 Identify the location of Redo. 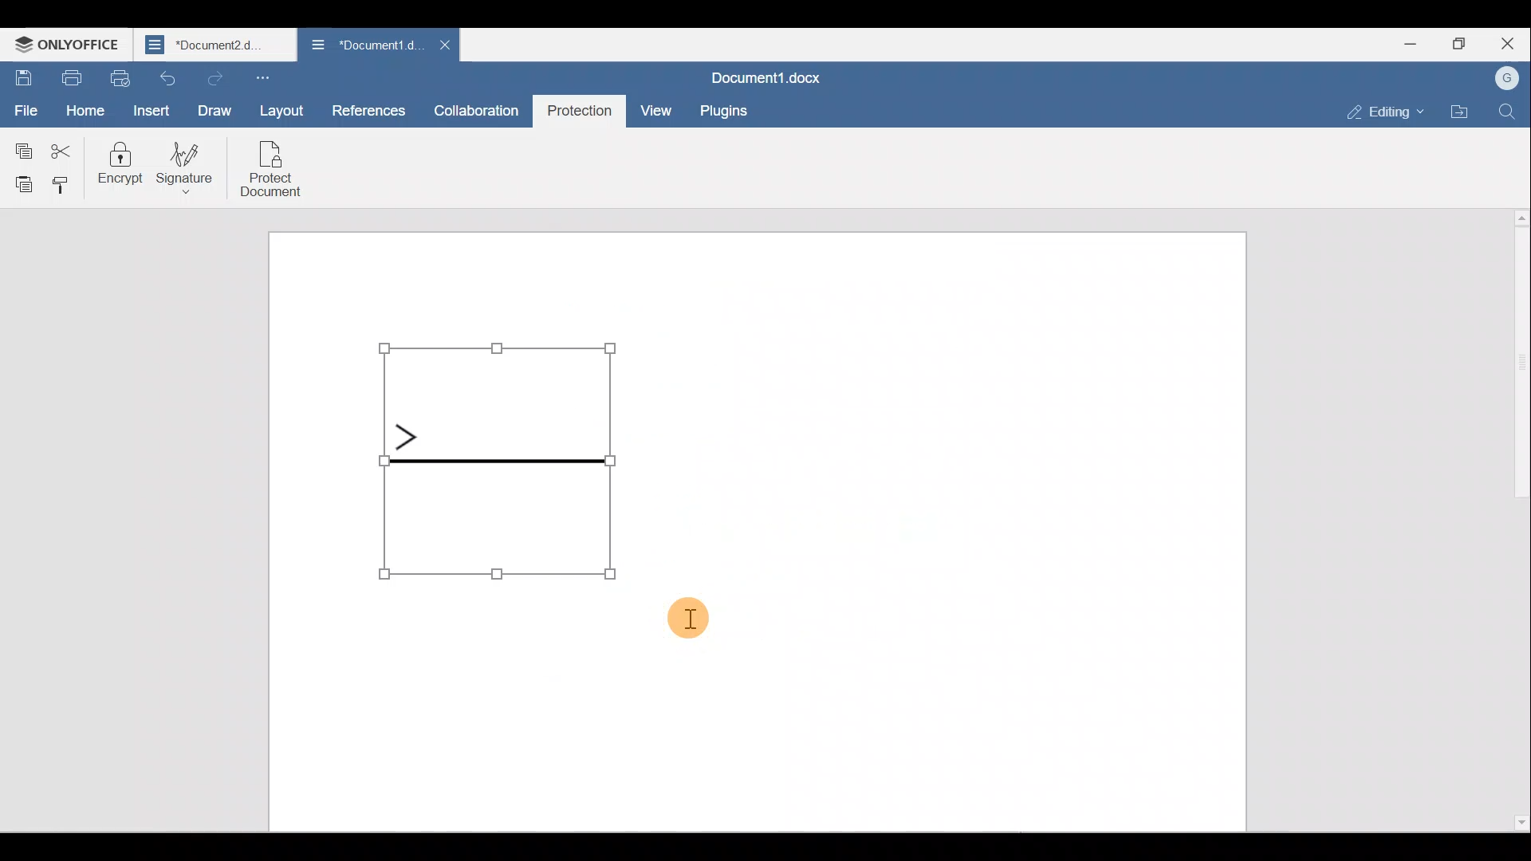
(212, 77).